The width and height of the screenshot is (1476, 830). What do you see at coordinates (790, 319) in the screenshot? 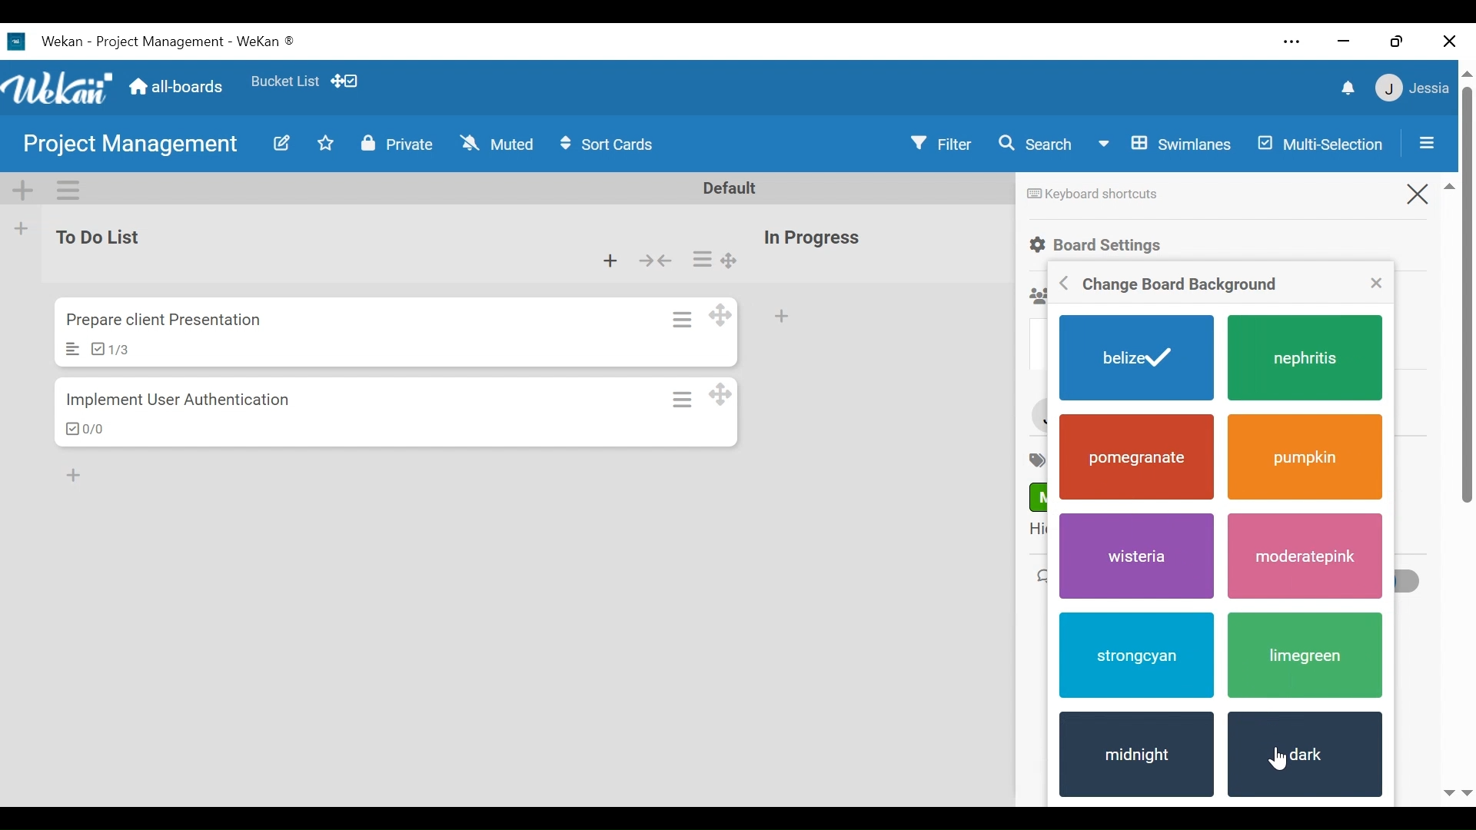
I see `Add card to bottom of the list` at bounding box center [790, 319].